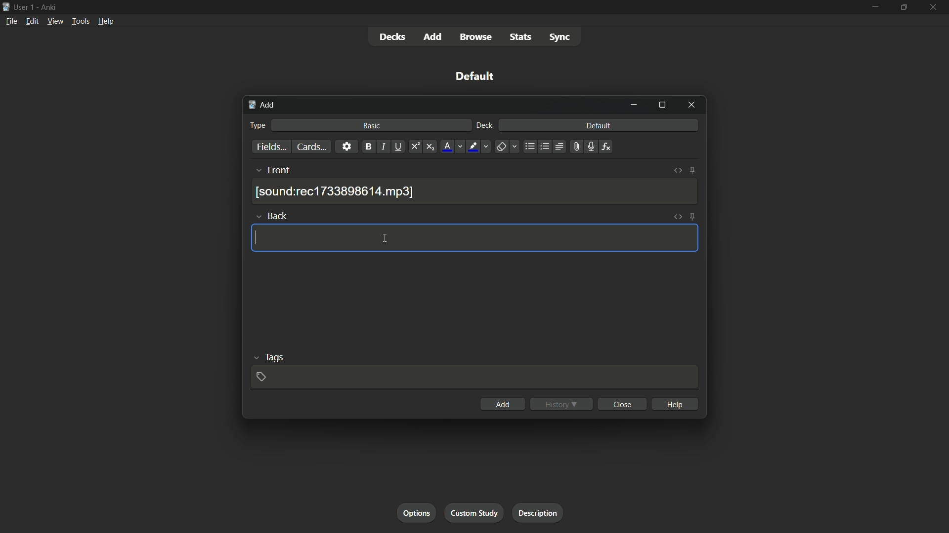 The image size is (949, 533). What do you see at coordinates (934, 7) in the screenshot?
I see `close app` at bounding box center [934, 7].